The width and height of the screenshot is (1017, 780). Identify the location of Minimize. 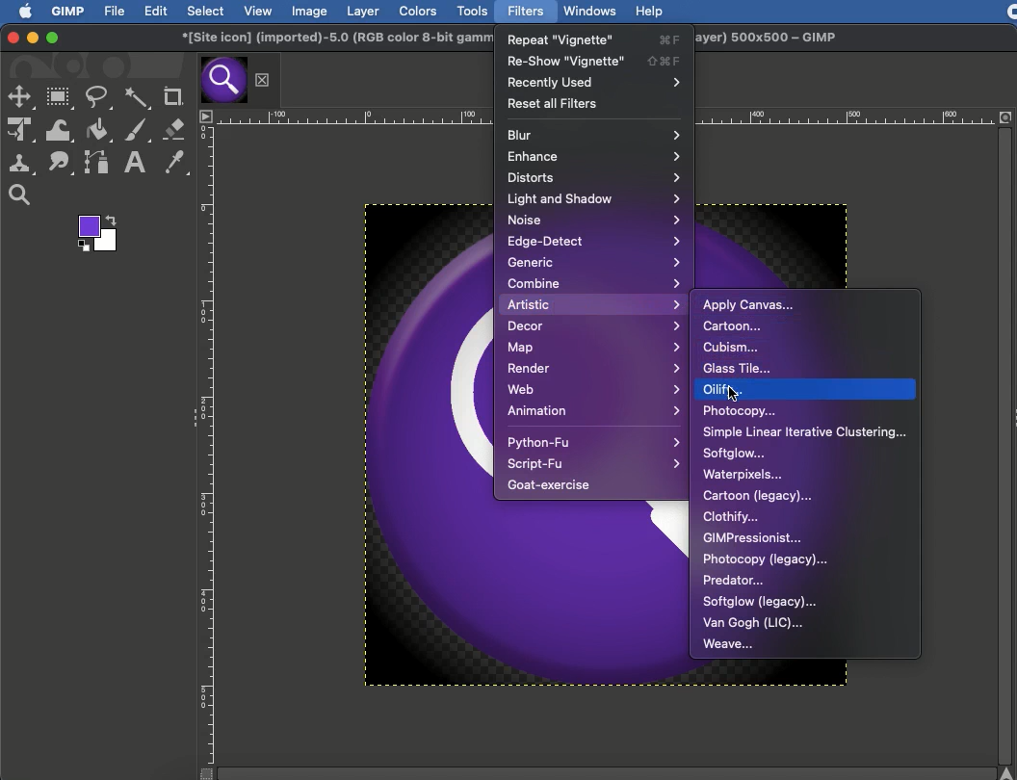
(32, 38).